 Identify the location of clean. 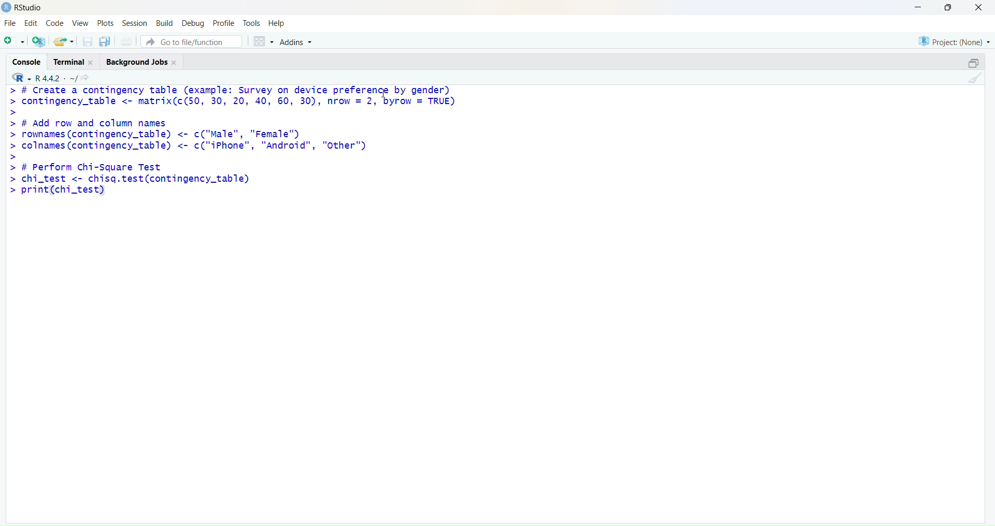
(976, 78).